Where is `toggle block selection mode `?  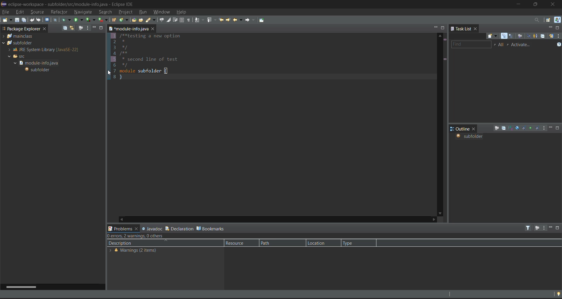 toggle block selection mode  is located at coordinates (182, 20).